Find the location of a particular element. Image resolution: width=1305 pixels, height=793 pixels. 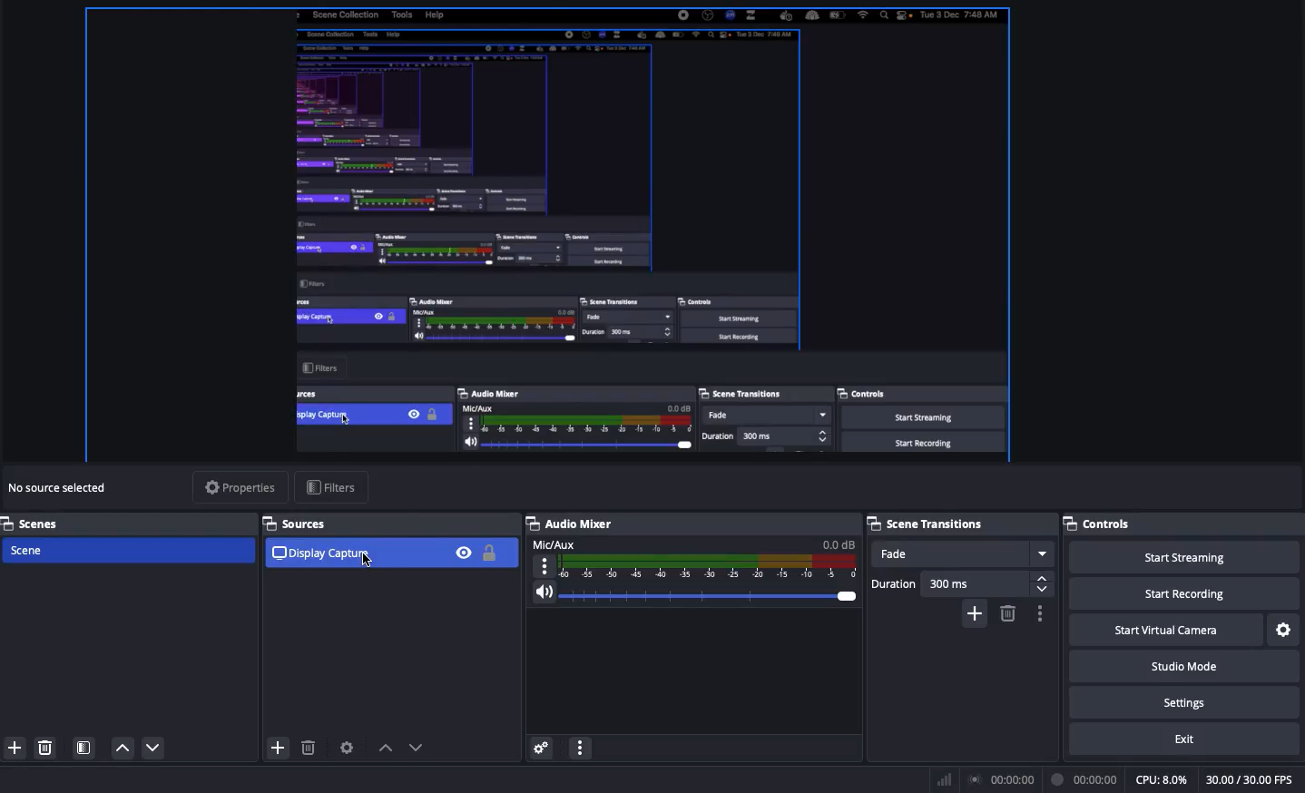

cursor is located at coordinates (368, 562).